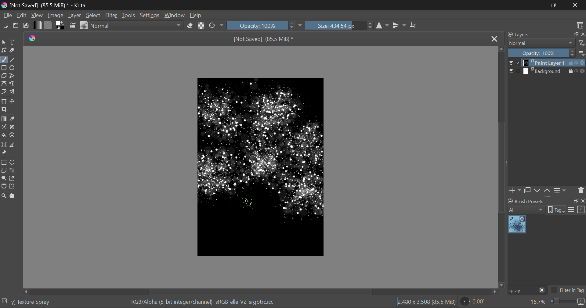  Describe the element at coordinates (561, 191) in the screenshot. I see `Settings` at that location.